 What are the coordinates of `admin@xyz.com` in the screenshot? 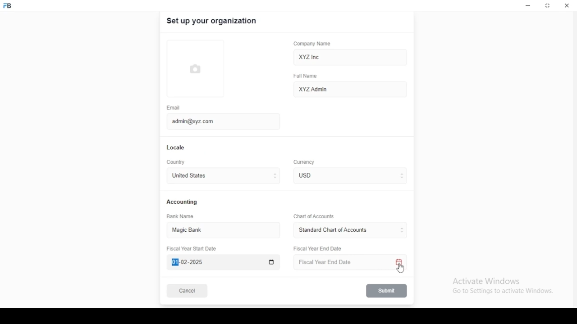 It's located at (219, 121).